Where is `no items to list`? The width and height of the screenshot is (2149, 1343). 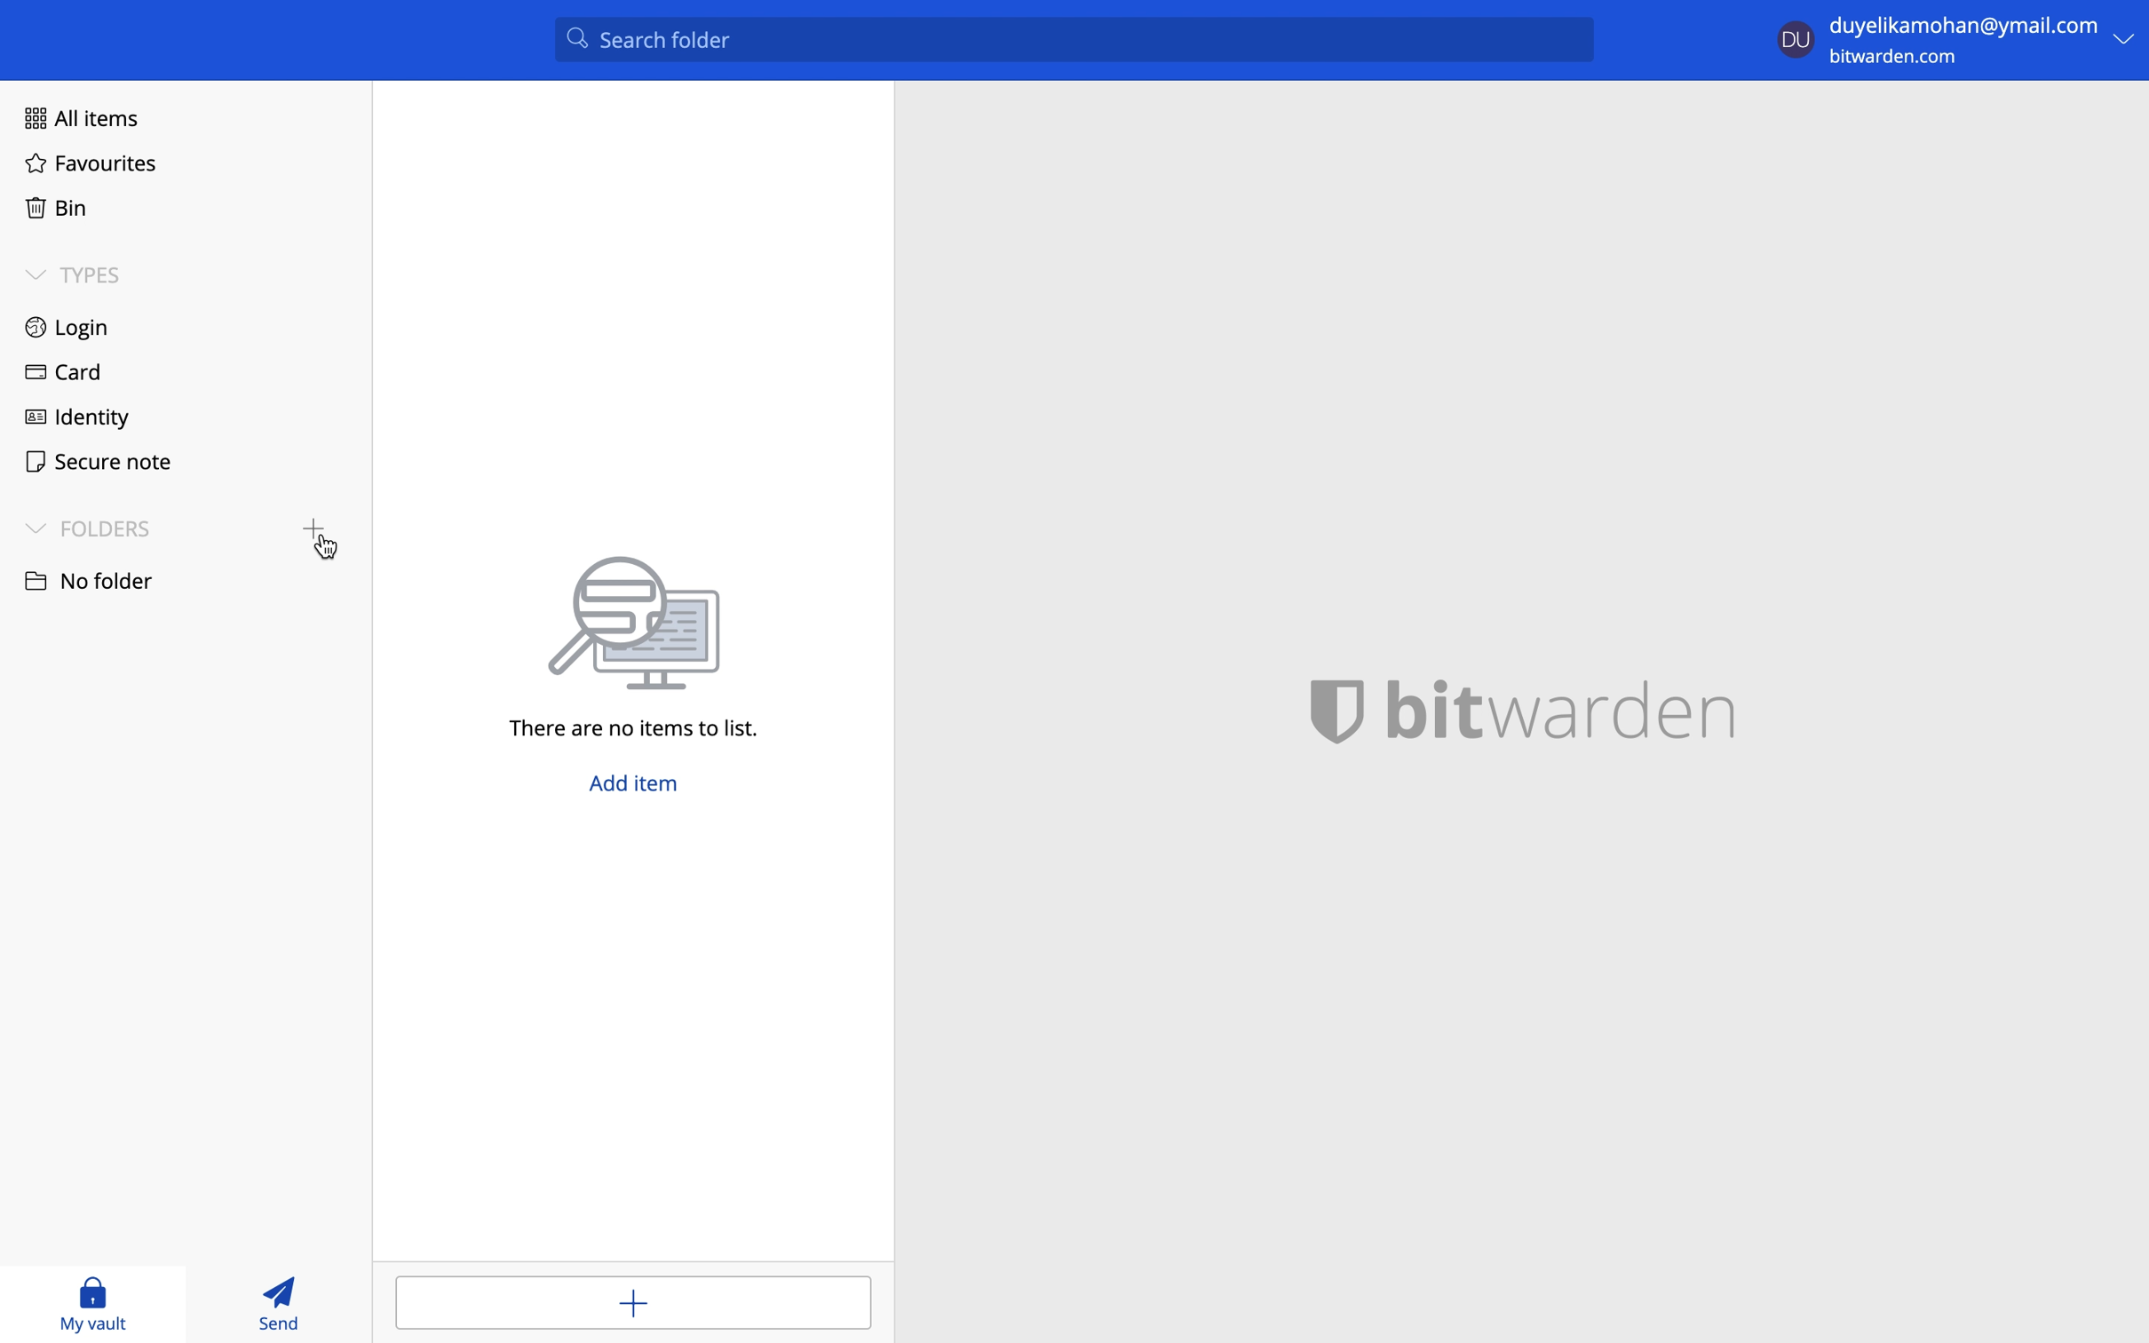
no items to list is located at coordinates (646, 648).